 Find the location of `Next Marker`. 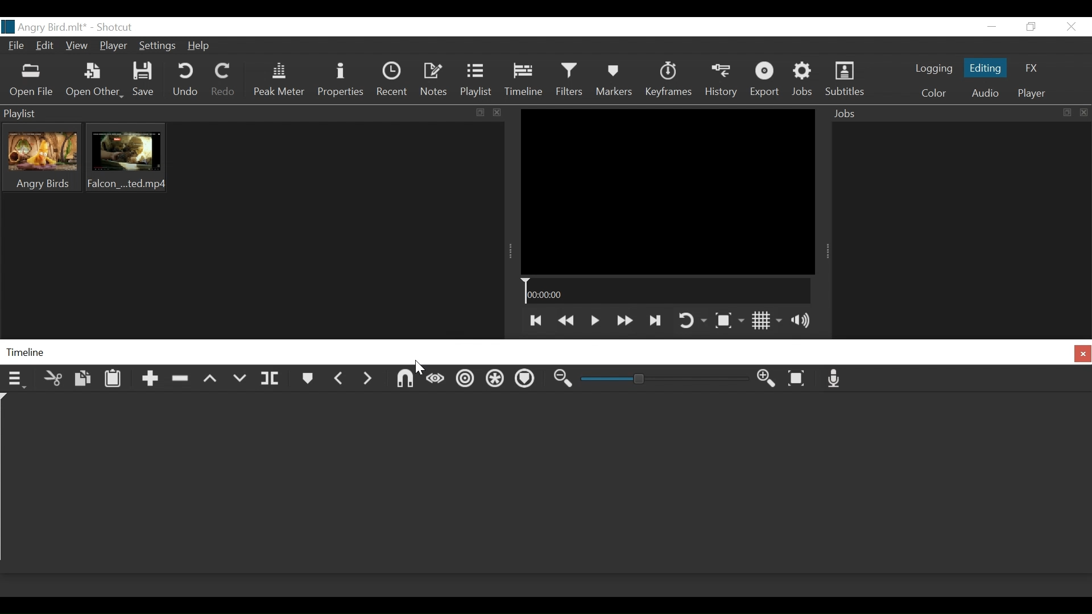

Next Marker is located at coordinates (367, 381).